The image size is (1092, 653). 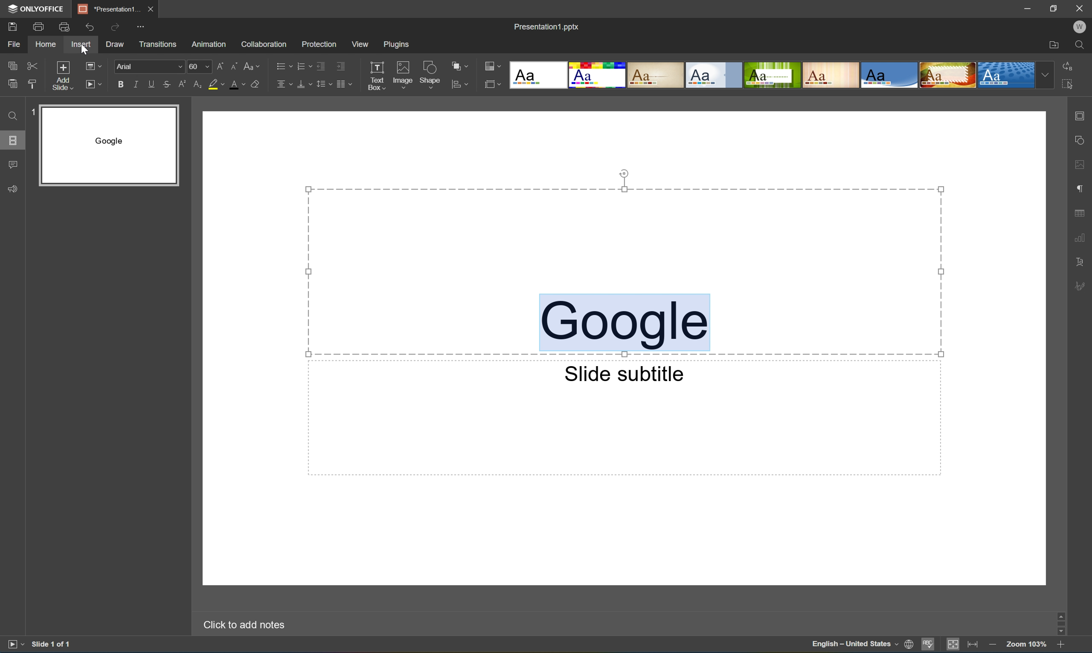 I want to click on Cut, so click(x=35, y=65).